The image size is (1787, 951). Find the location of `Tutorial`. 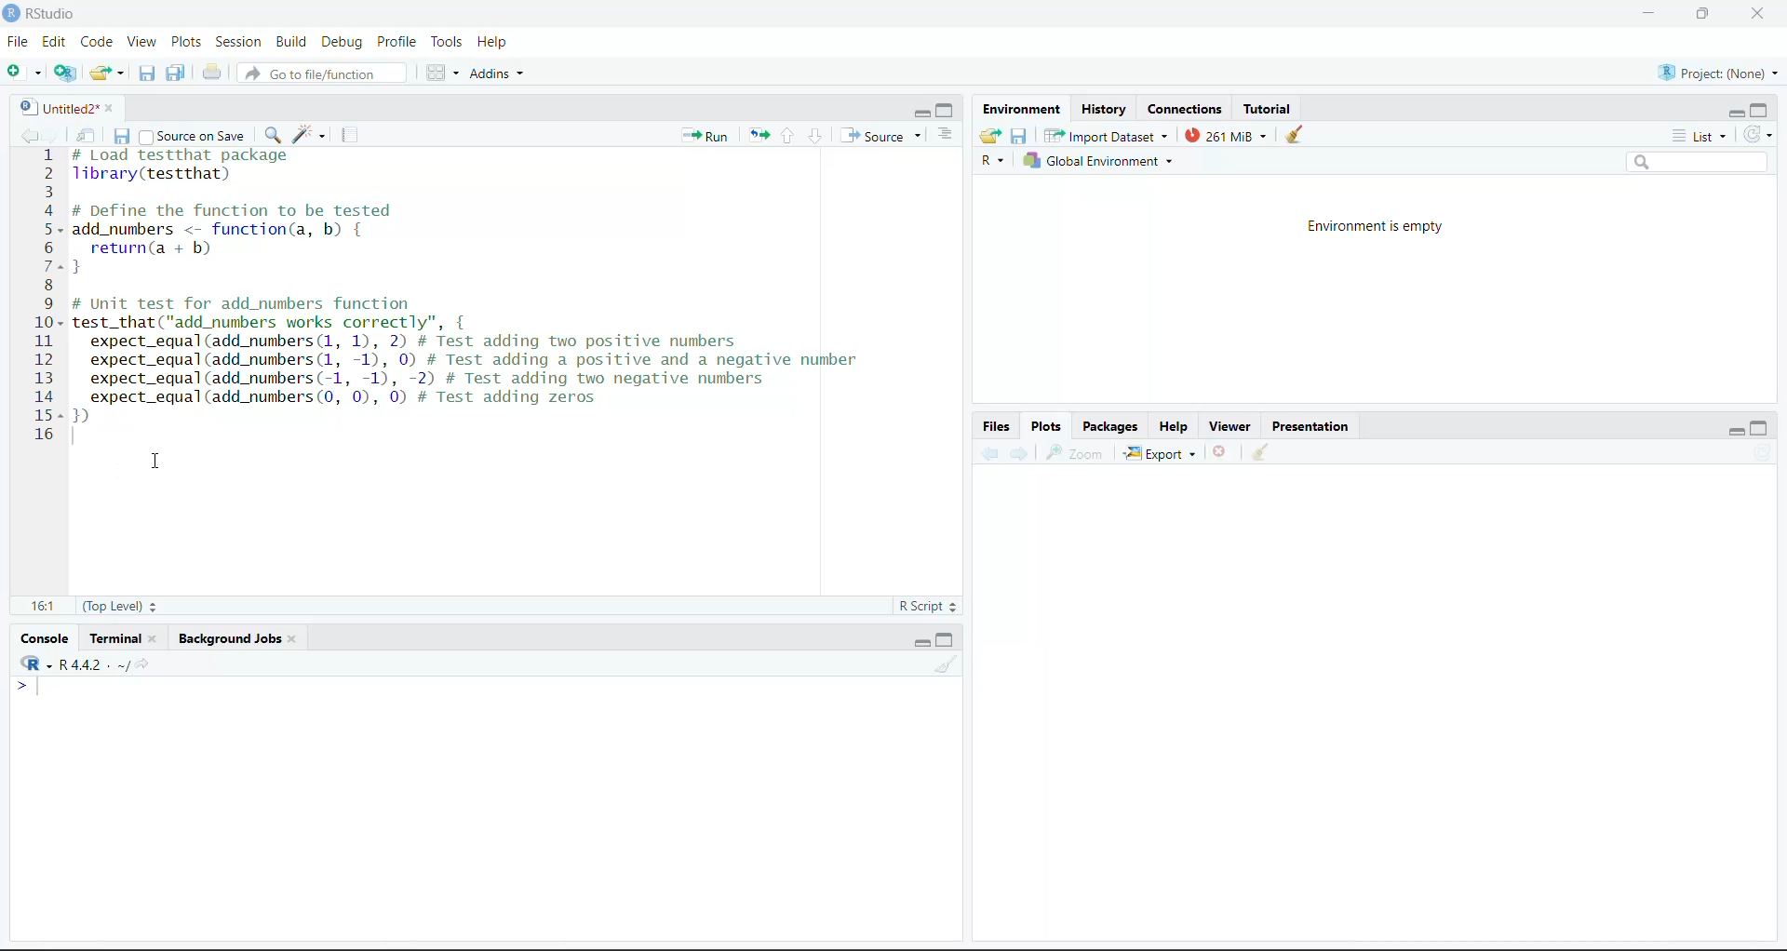

Tutorial is located at coordinates (1270, 108).